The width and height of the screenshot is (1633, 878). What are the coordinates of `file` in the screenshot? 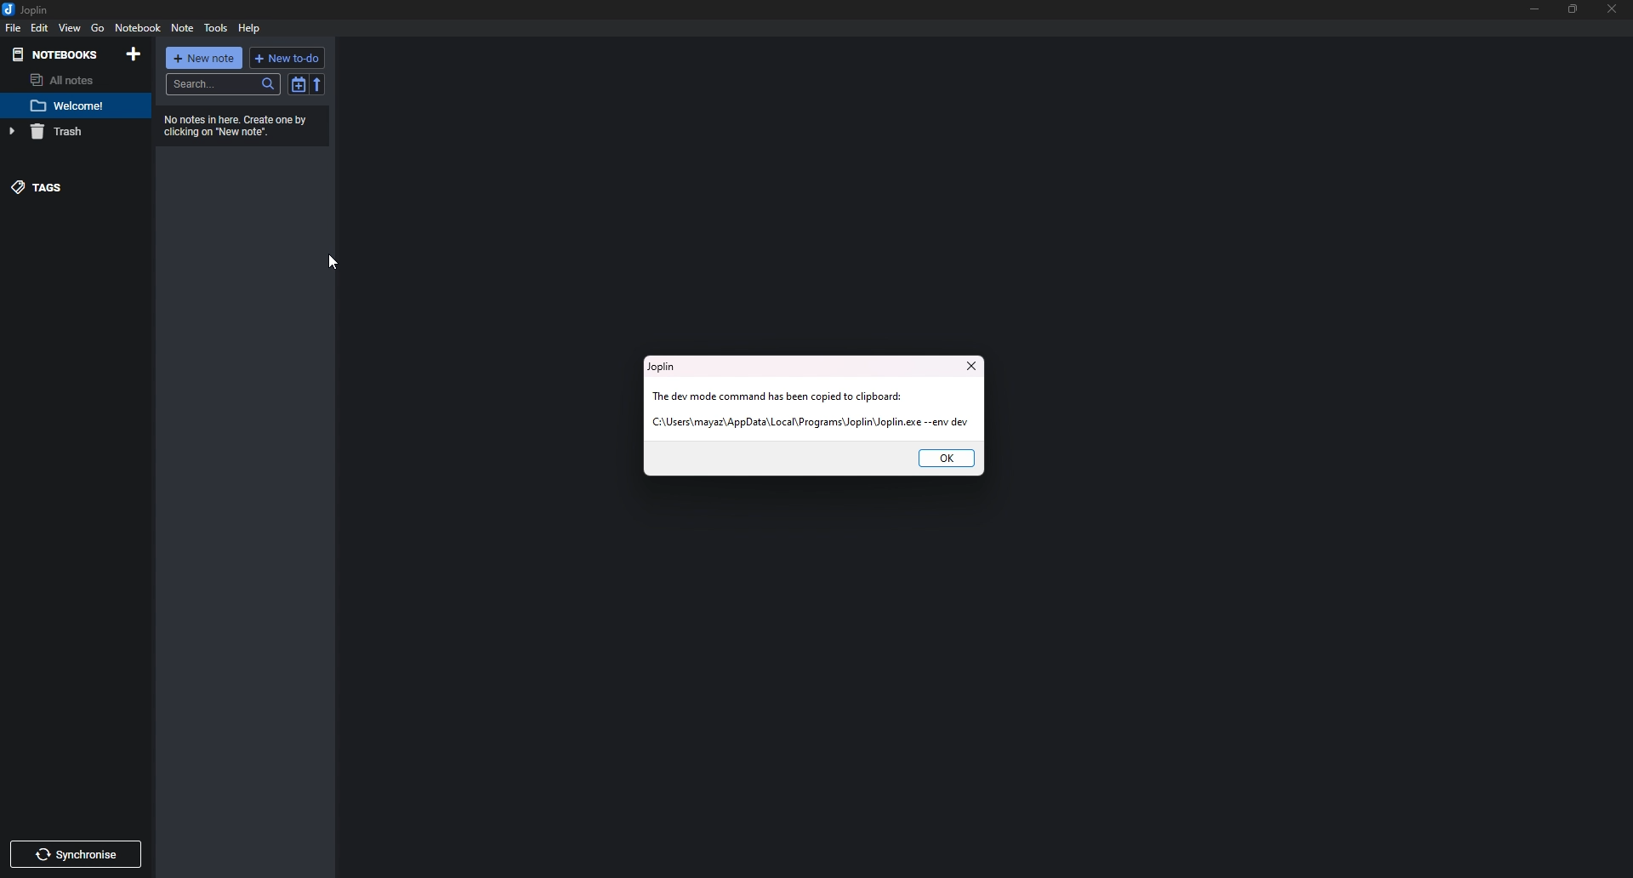 It's located at (12, 29).